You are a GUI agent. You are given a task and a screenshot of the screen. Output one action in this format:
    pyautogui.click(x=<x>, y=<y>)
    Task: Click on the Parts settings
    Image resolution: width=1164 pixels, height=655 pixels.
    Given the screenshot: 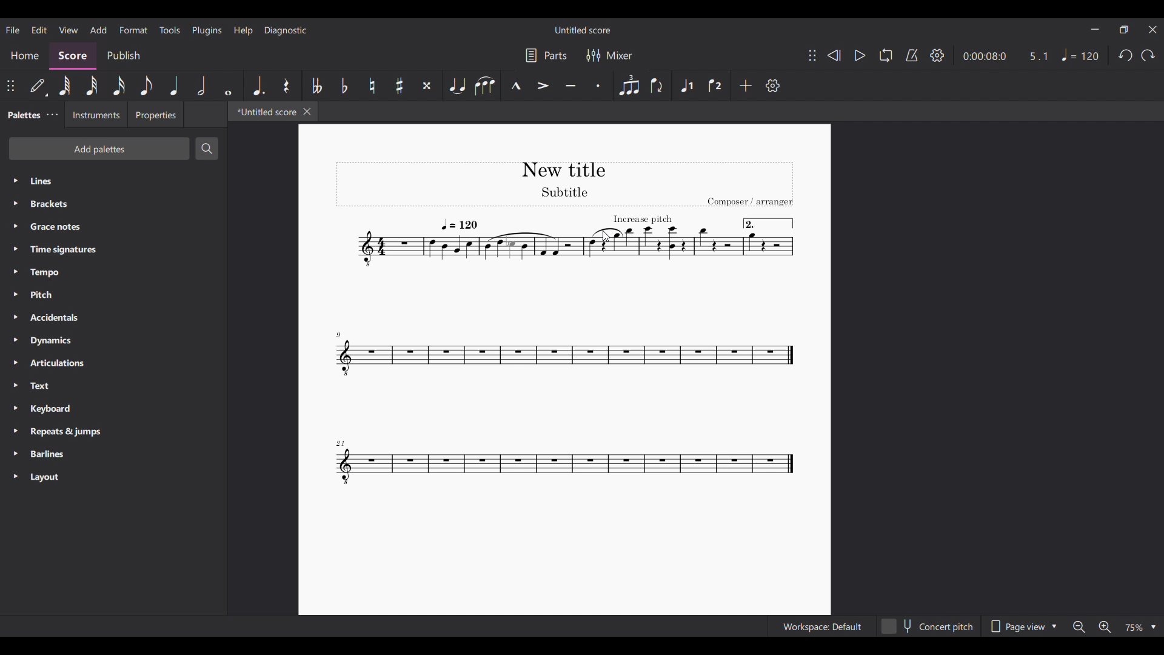 What is the action you would take?
    pyautogui.click(x=546, y=55)
    